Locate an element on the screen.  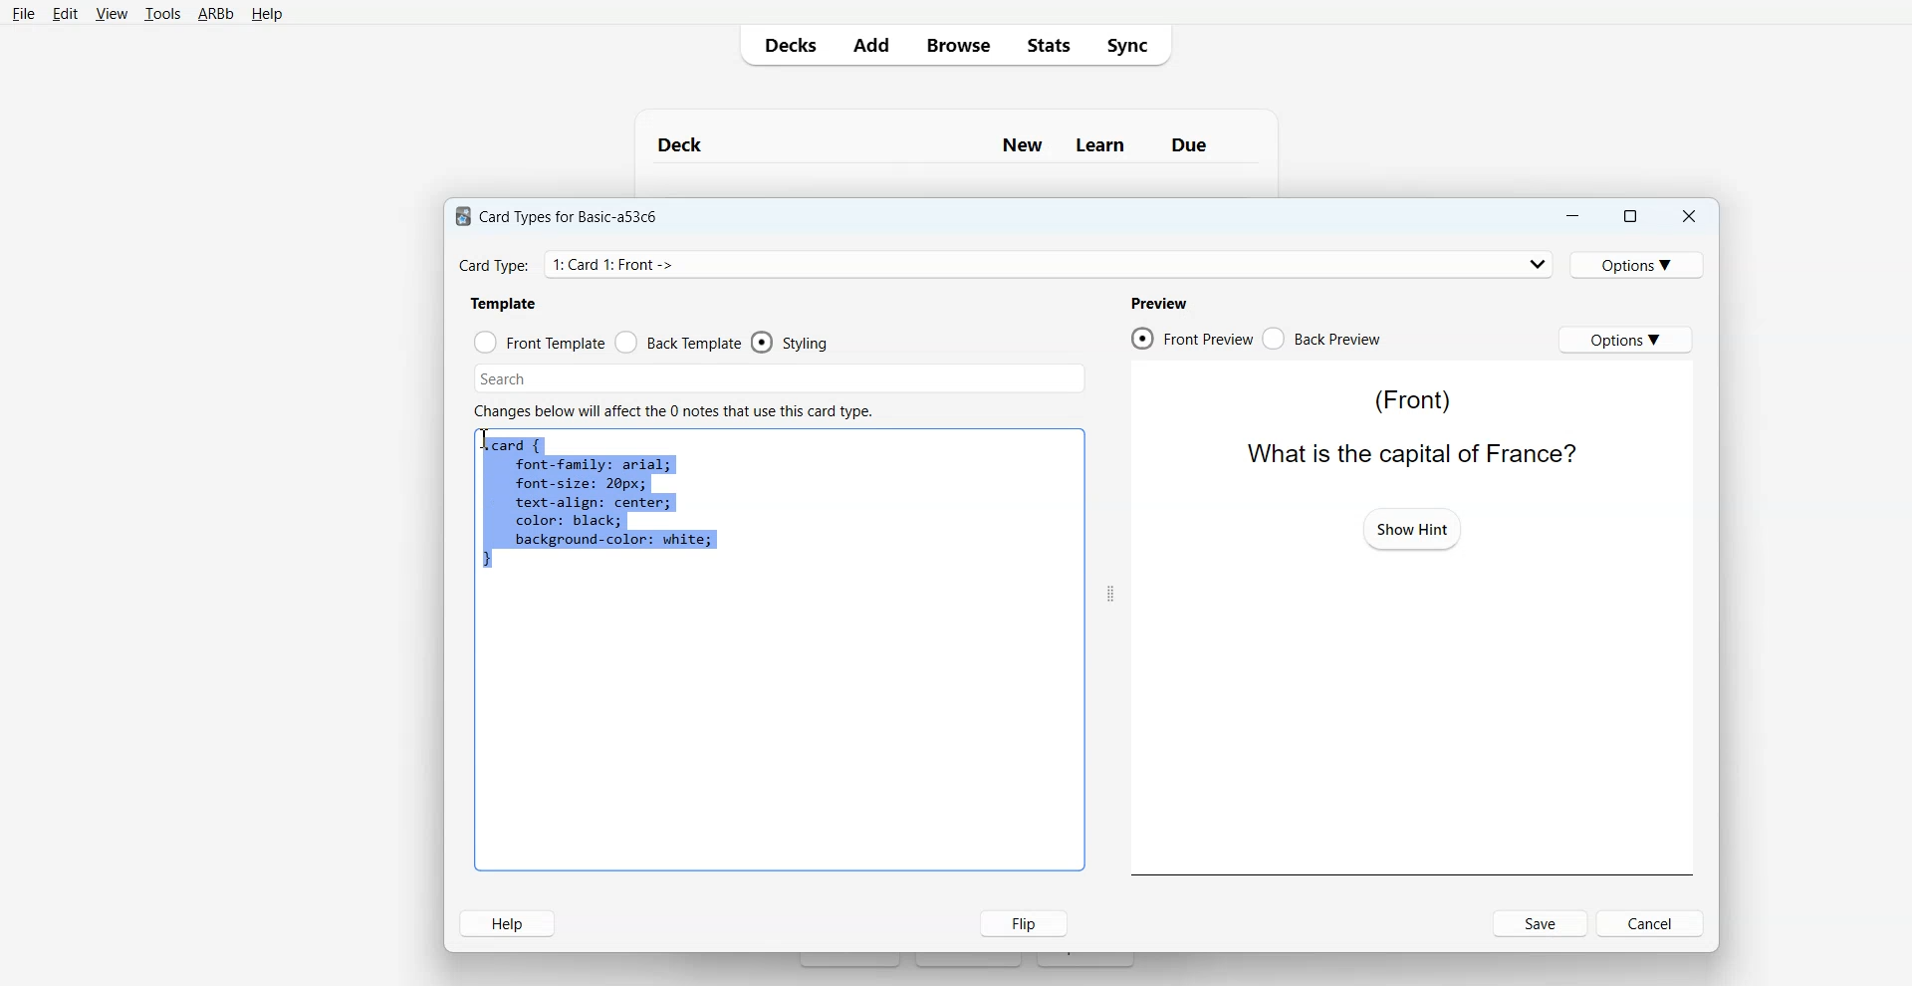
View is located at coordinates (112, 14).